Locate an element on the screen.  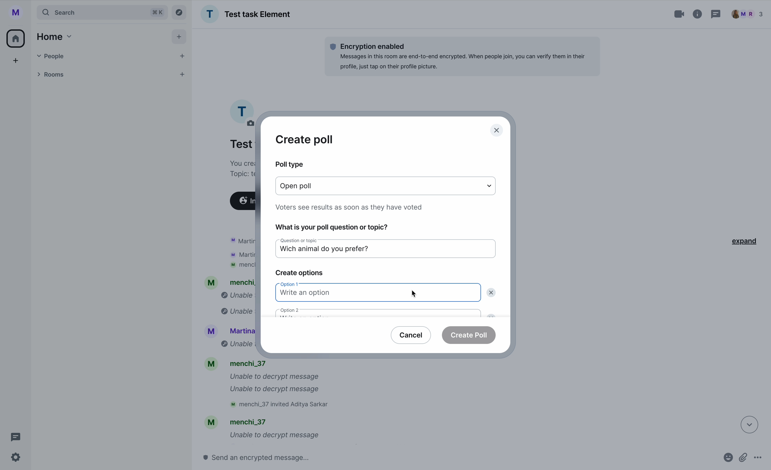
 Encryption enabledMessages in this room are end-to-end encrypted. When people join, you can verify them in theirprofile, just tap on their profile picture. is located at coordinates (462, 56).